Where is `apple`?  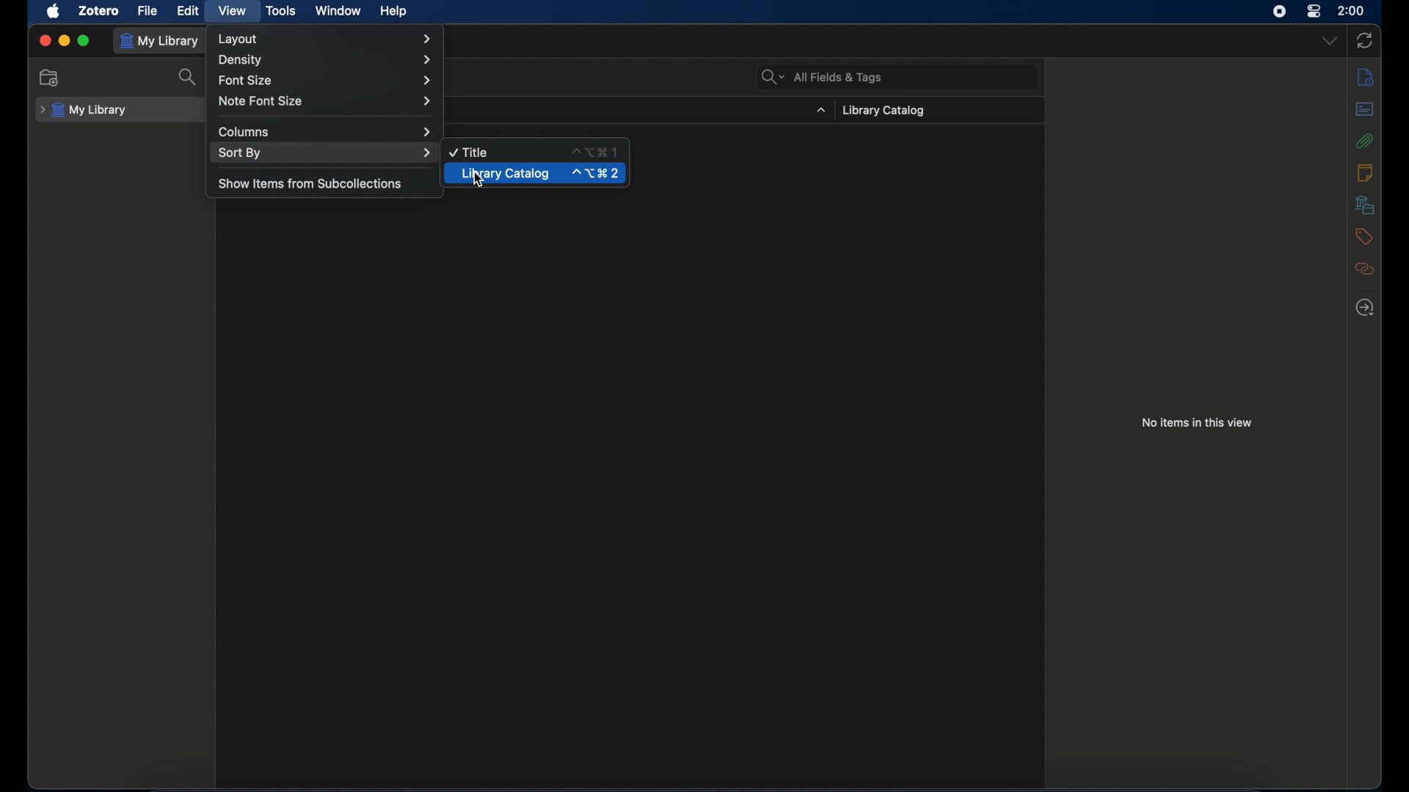
apple is located at coordinates (54, 12).